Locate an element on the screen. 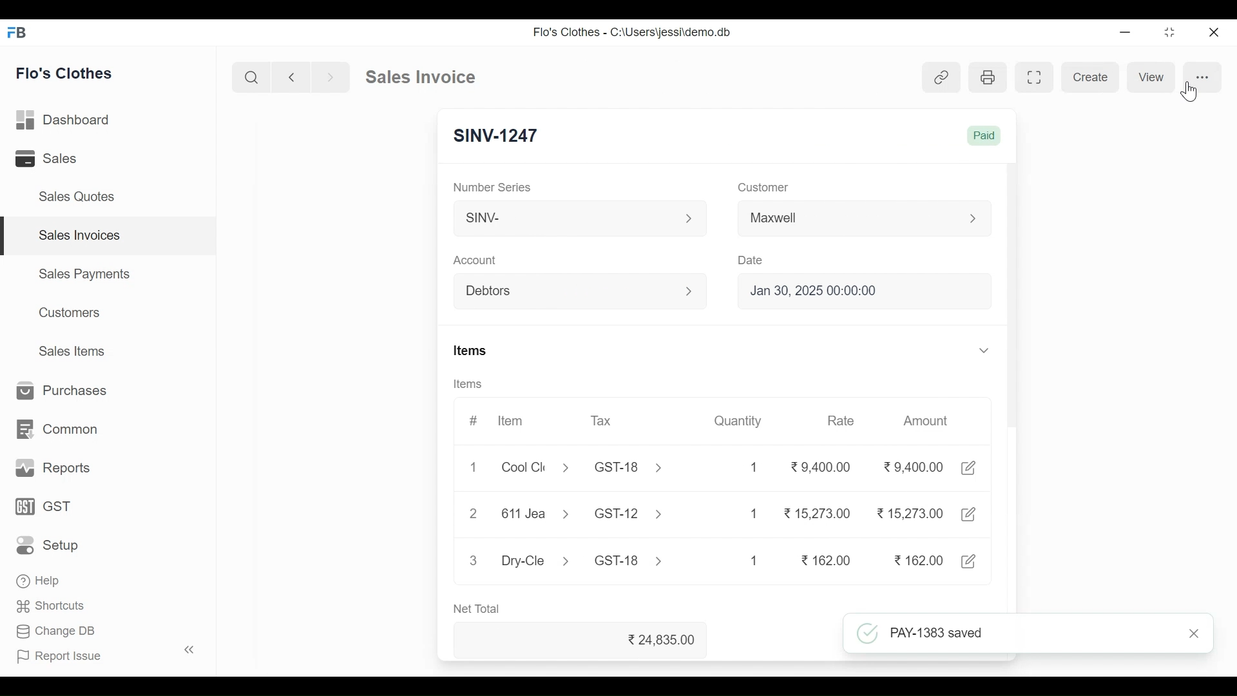  2 is located at coordinates (473, 512).